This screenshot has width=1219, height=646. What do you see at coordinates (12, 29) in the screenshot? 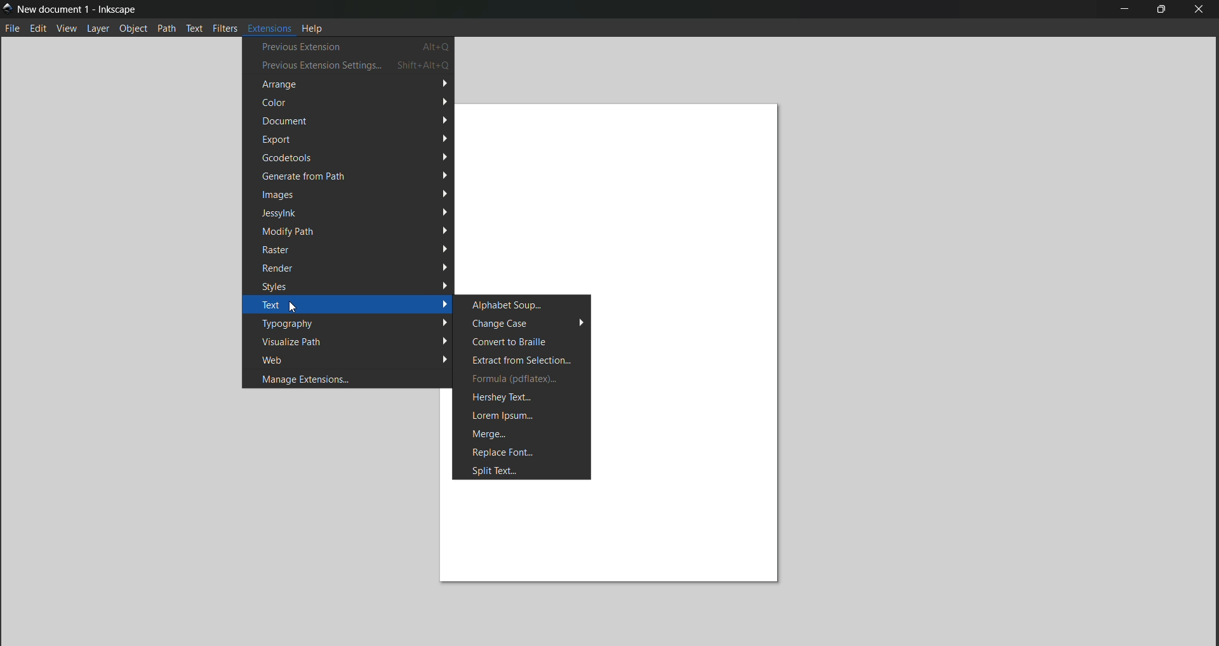
I see `file` at bounding box center [12, 29].